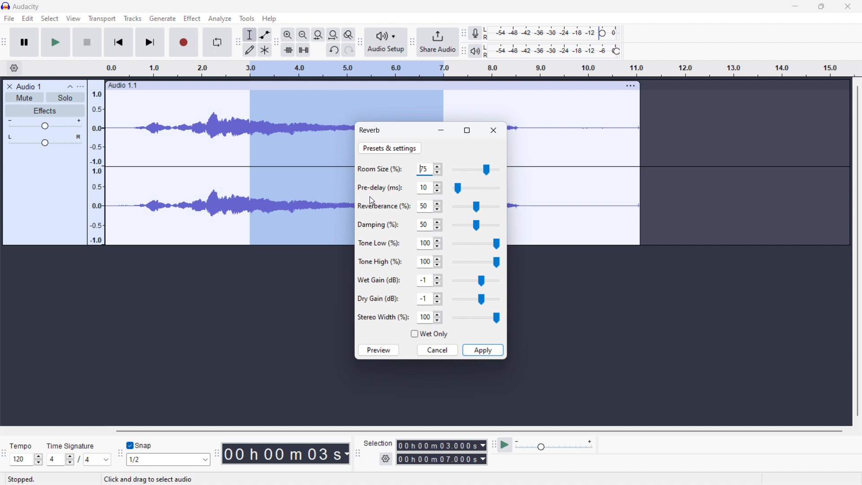 The image size is (862, 485). I want to click on Pre-delay (ms):, so click(380, 188).